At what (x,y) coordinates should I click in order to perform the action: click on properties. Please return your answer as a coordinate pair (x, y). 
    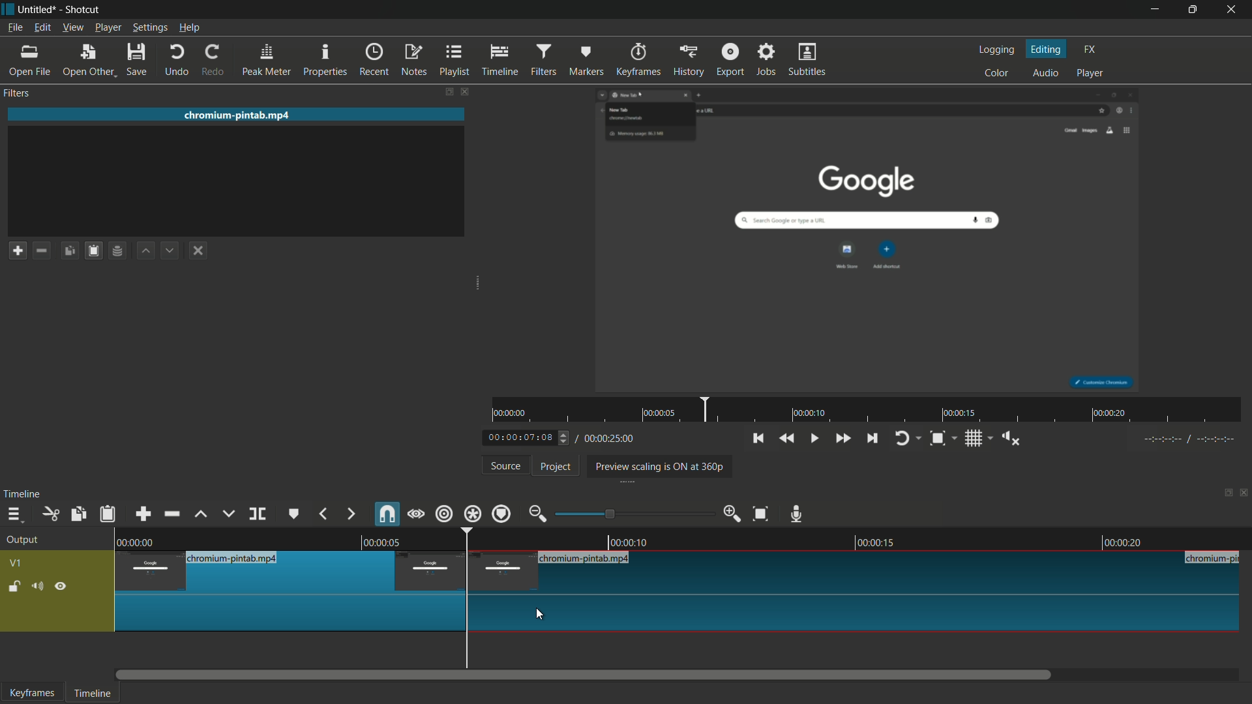
    Looking at the image, I should click on (324, 60).